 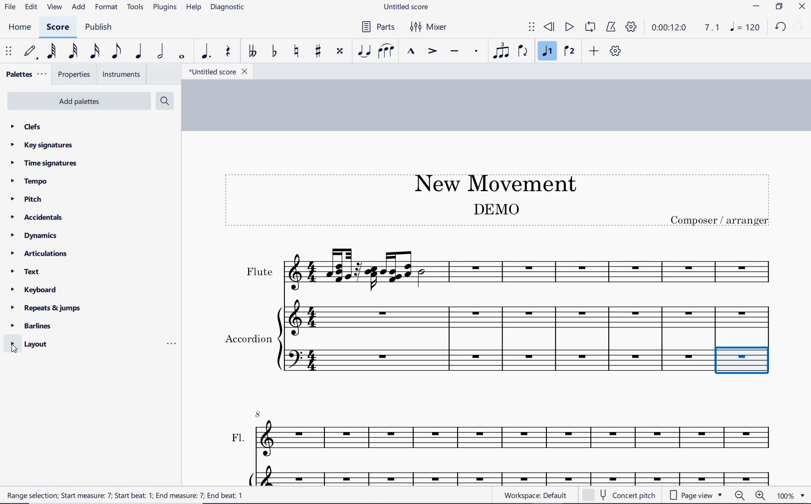 I want to click on barlines, so click(x=34, y=326).